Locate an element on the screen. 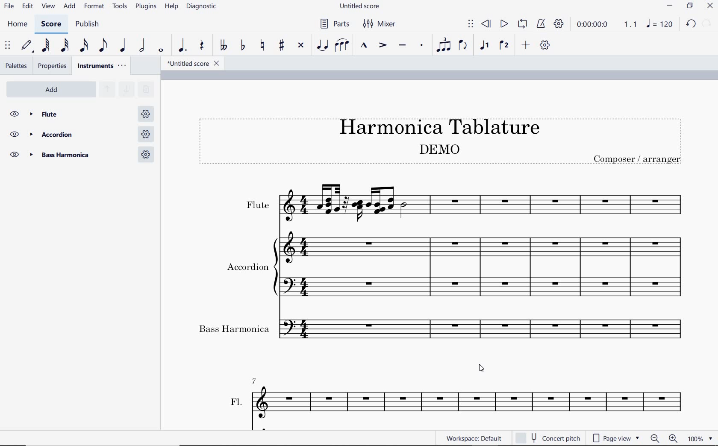  customize toolbar is located at coordinates (546, 45).